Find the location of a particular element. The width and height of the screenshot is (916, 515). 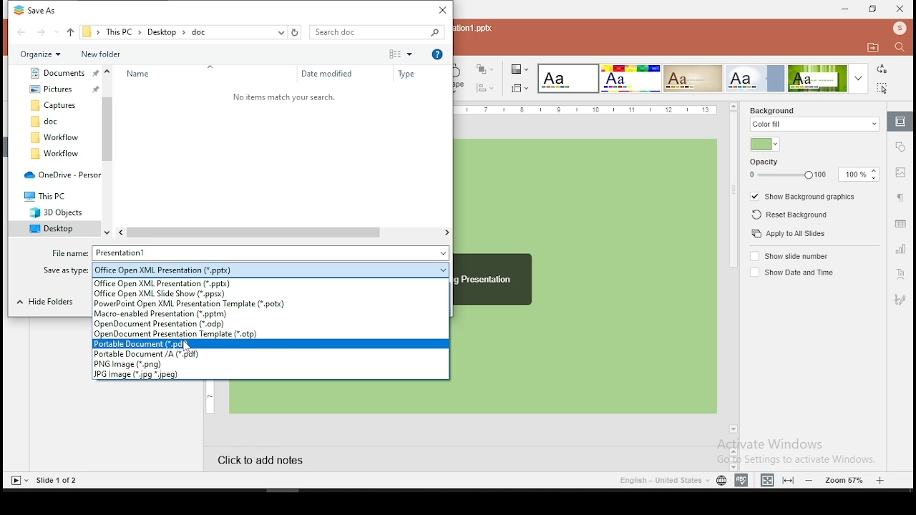

align shapes is located at coordinates (486, 88).